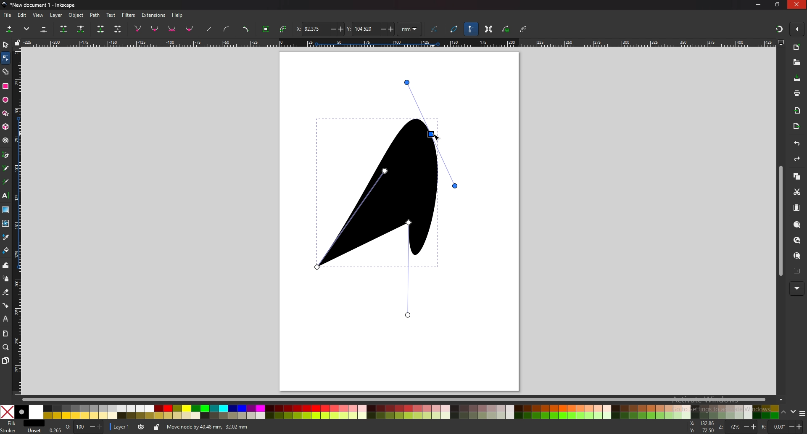 The width and height of the screenshot is (807, 434). Describe the element at coordinates (390, 412) in the screenshot. I see `colors` at that location.